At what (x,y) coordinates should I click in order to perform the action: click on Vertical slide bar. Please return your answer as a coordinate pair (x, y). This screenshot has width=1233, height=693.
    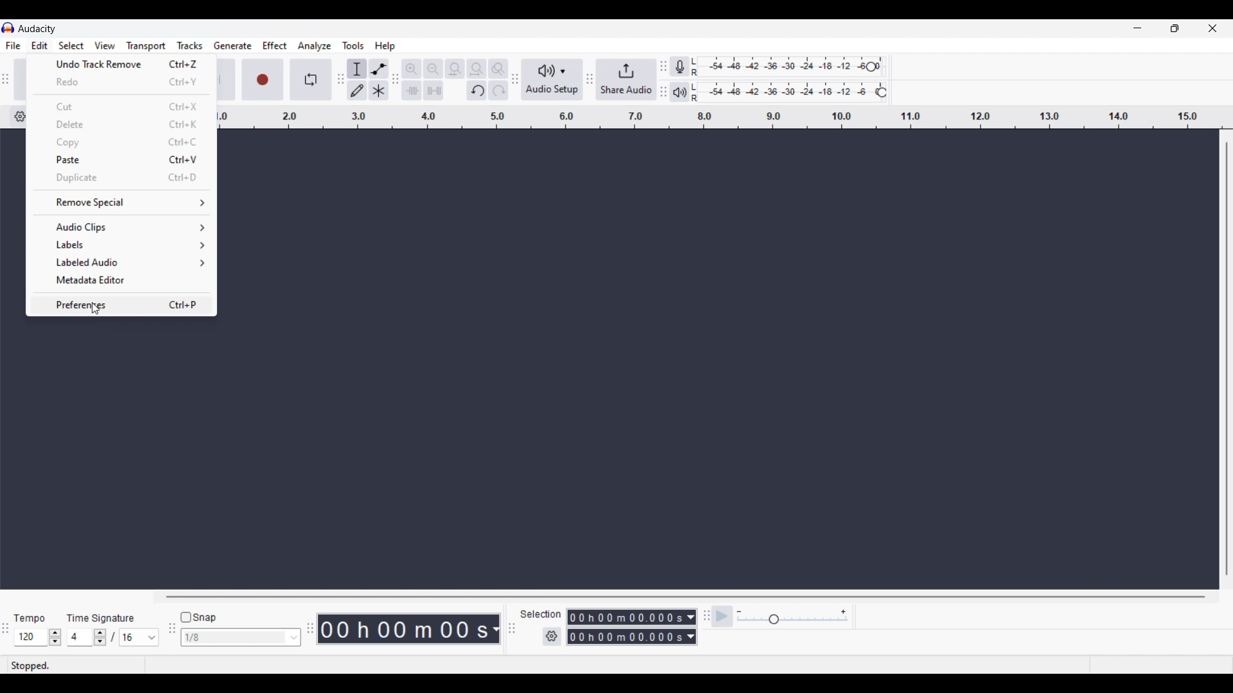
    Looking at the image, I should click on (1226, 359).